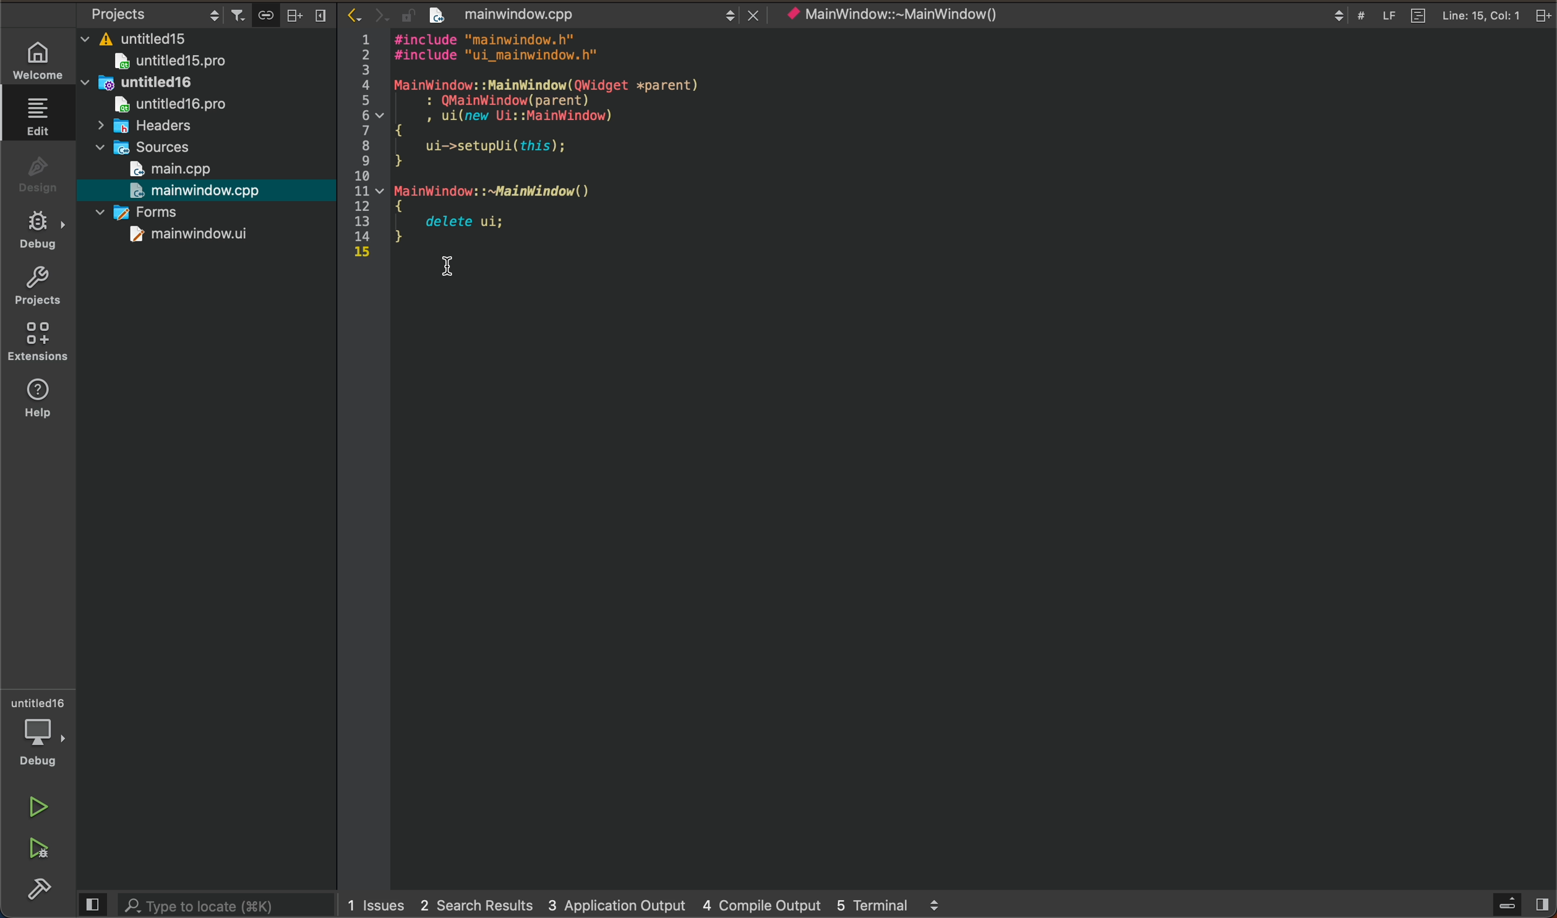 The image size is (1557, 918). Describe the element at coordinates (1510, 904) in the screenshot. I see `open sidebar` at that location.